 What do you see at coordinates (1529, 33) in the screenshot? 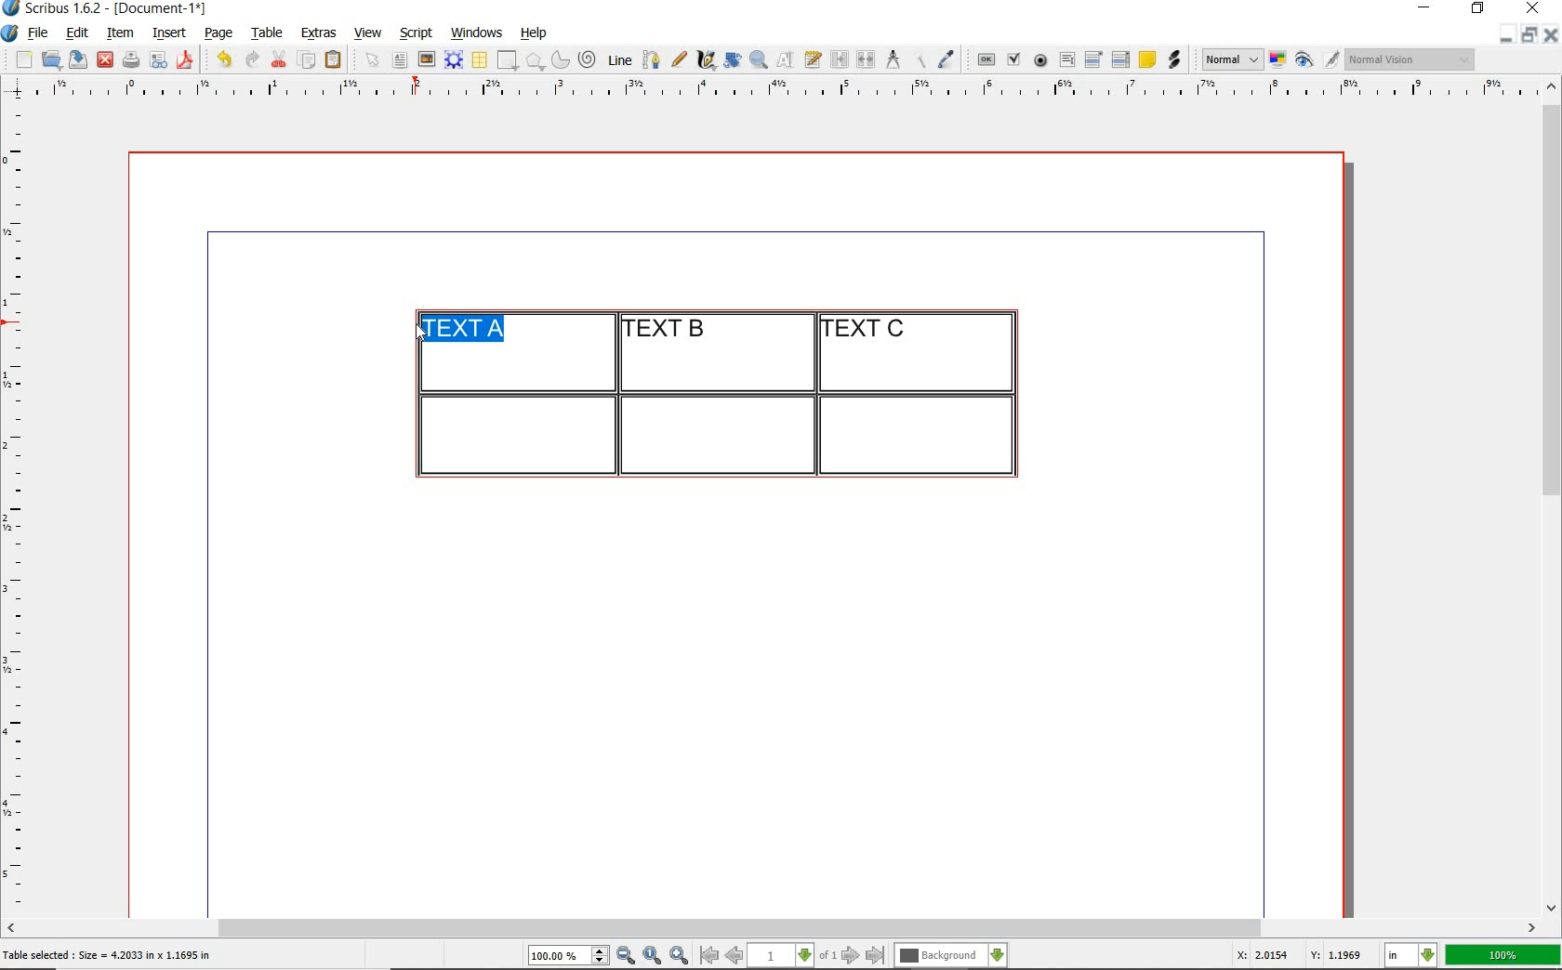
I see `restore` at bounding box center [1529, 33].